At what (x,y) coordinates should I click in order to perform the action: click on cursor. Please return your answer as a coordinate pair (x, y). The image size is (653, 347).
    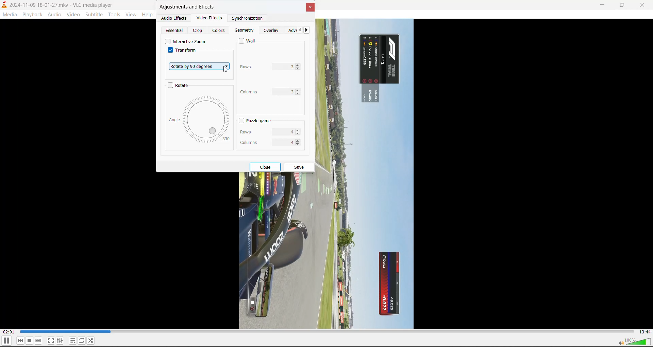
    Looking at the image, I should click on (226, 69).